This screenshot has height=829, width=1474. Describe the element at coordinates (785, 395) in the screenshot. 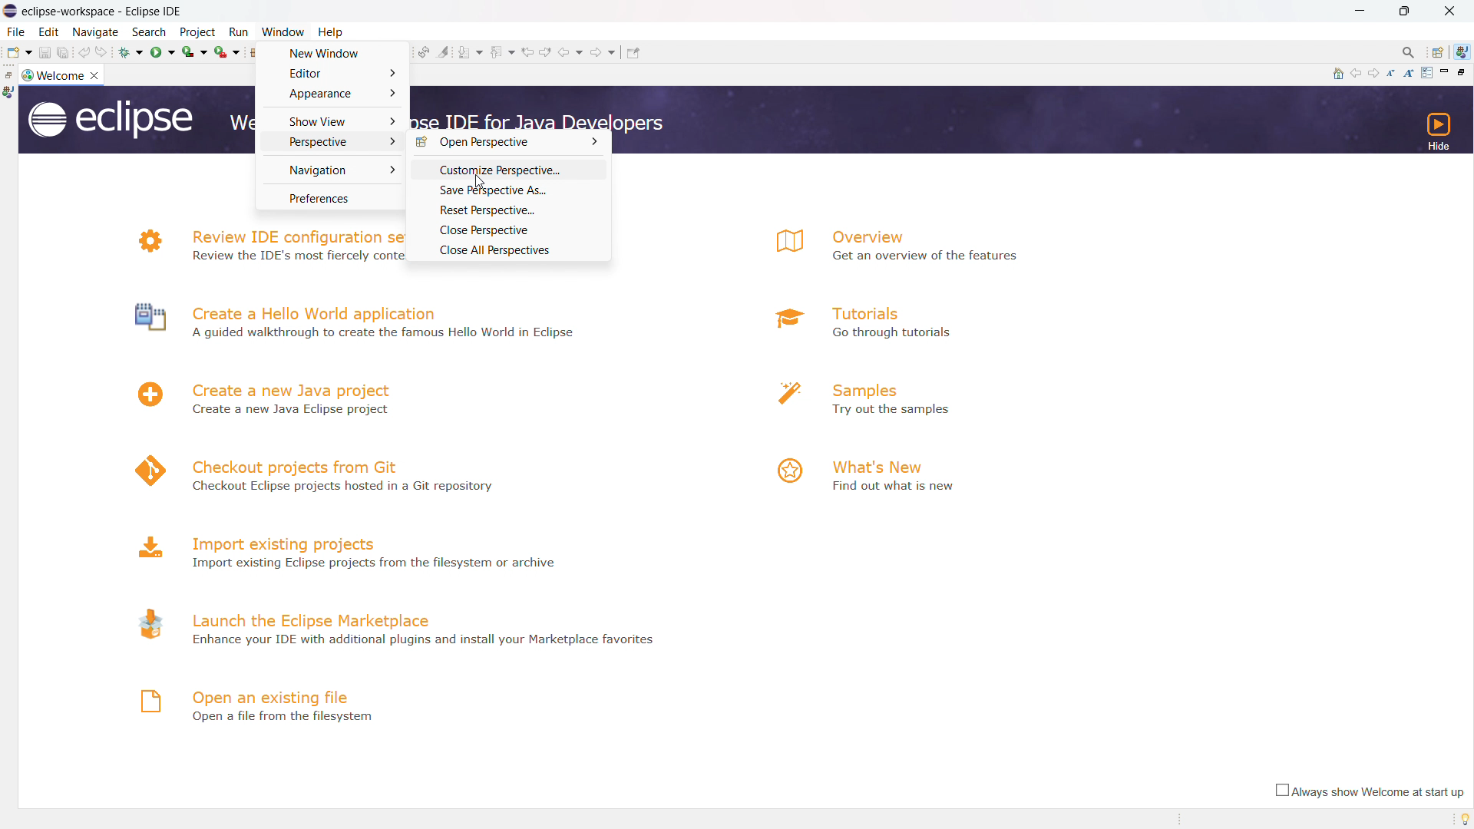

I see `logo` at that location.